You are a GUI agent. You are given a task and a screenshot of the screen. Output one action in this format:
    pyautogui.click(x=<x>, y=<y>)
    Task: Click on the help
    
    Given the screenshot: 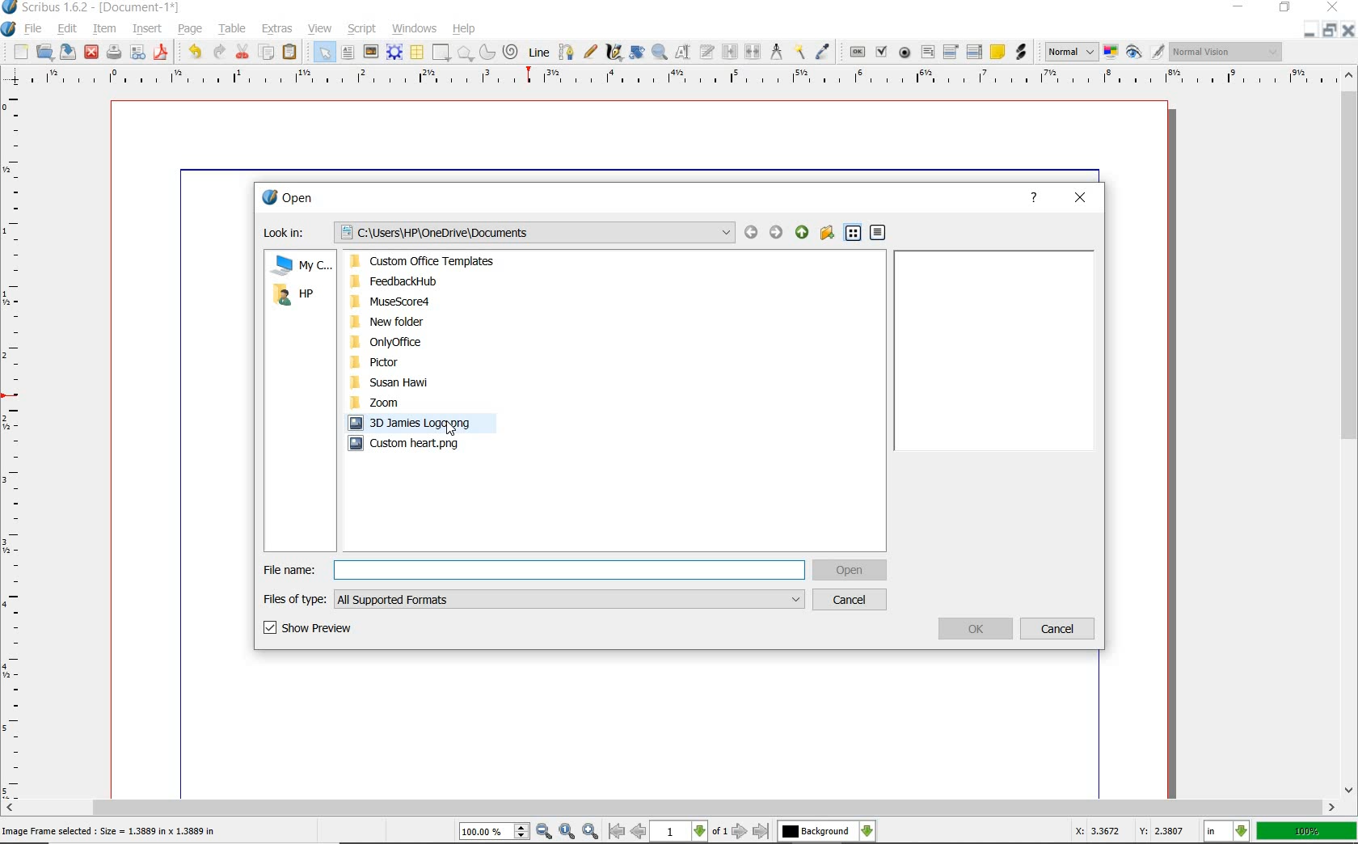 What is the action you would take?
    pyautogui.click(x=1034, y=198)
    